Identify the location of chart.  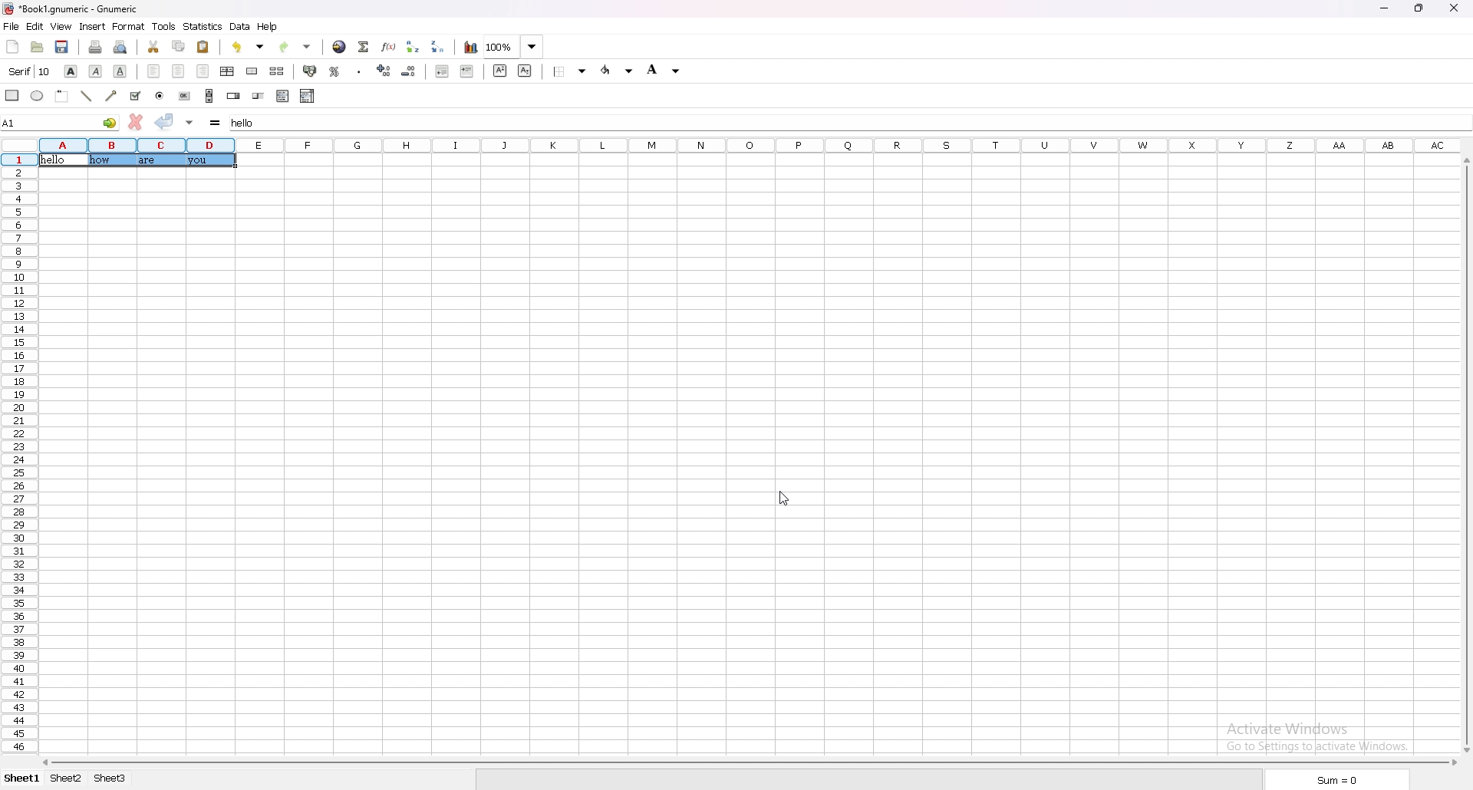
(471, 47).